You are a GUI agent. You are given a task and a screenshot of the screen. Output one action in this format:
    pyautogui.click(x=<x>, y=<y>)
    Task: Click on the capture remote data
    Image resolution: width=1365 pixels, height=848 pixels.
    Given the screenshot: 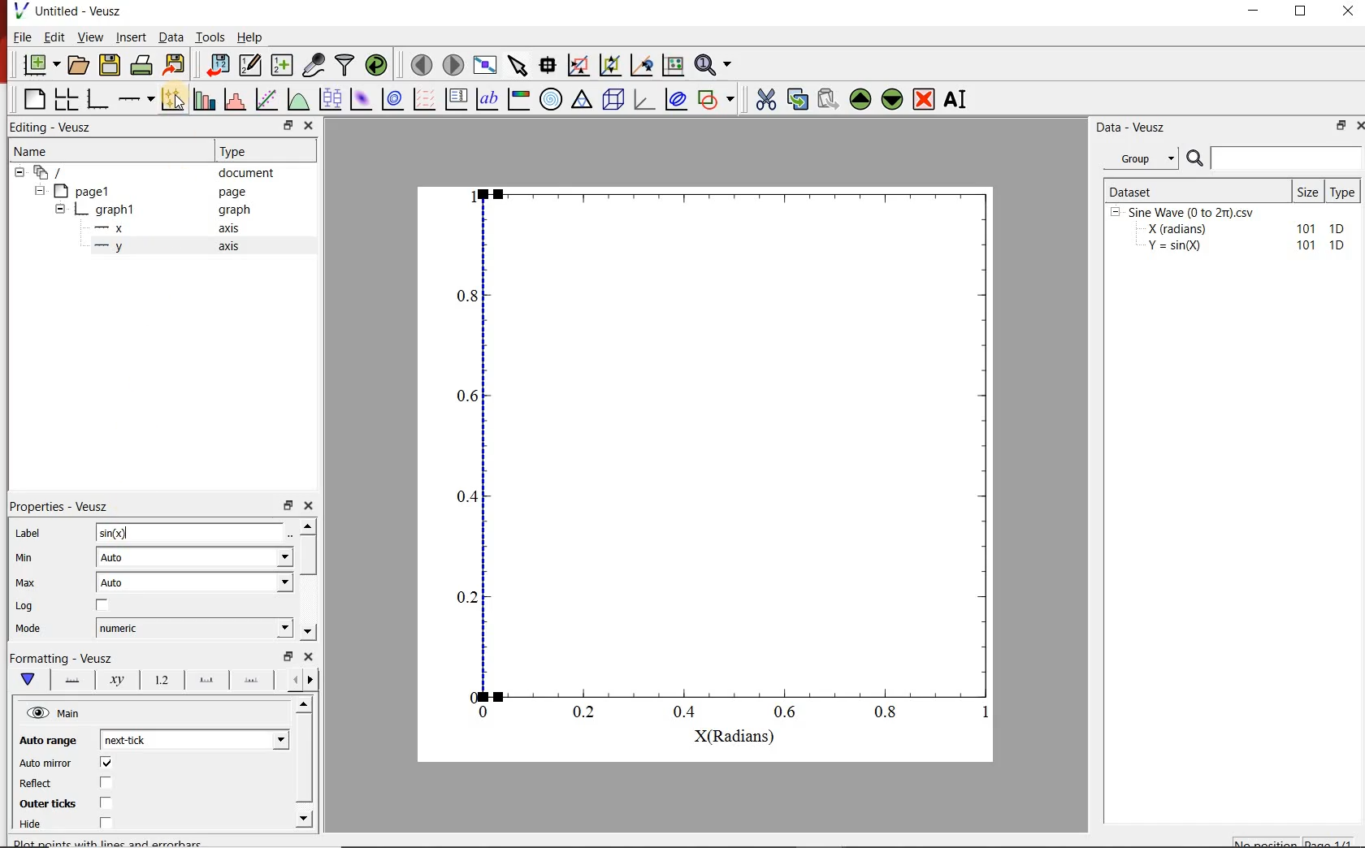 What is the action you would take?
    pyautogui.click(x=315, y=65)
    